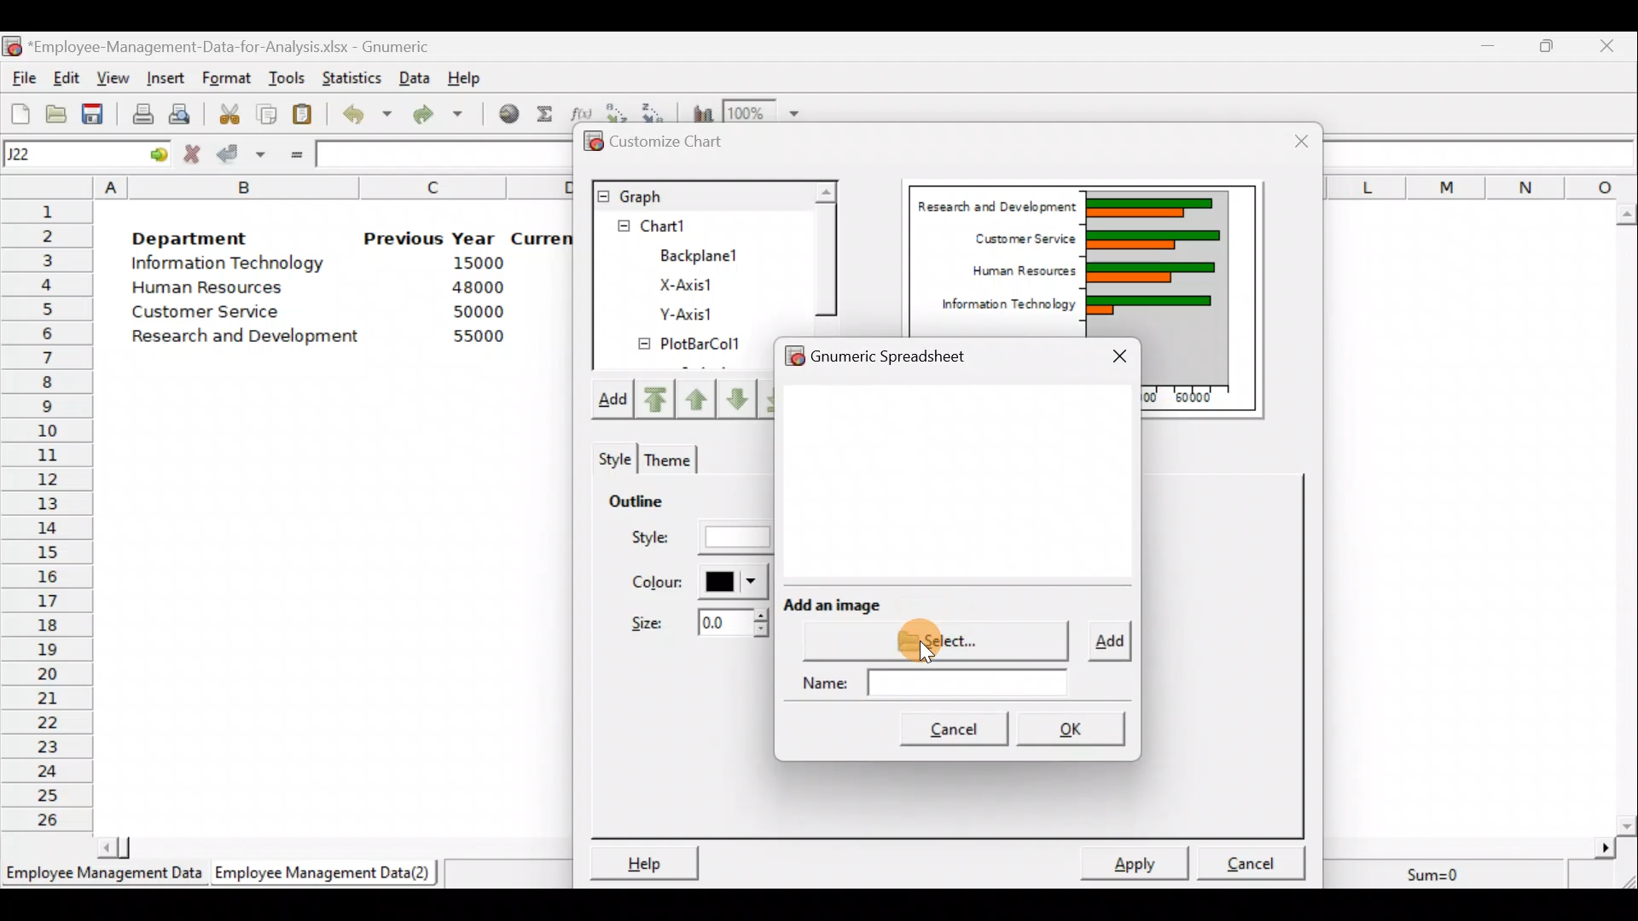 The height and width of the screenshot is (921, 1638). Describe the element at coordinates (140, 111) in the screenshot. I see `Print current file` at that location.